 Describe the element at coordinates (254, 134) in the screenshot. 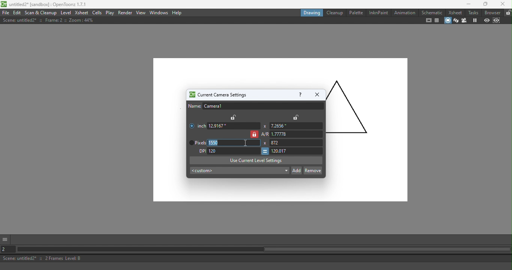

I see `Lock/Unlock aspect ratio` at that location.